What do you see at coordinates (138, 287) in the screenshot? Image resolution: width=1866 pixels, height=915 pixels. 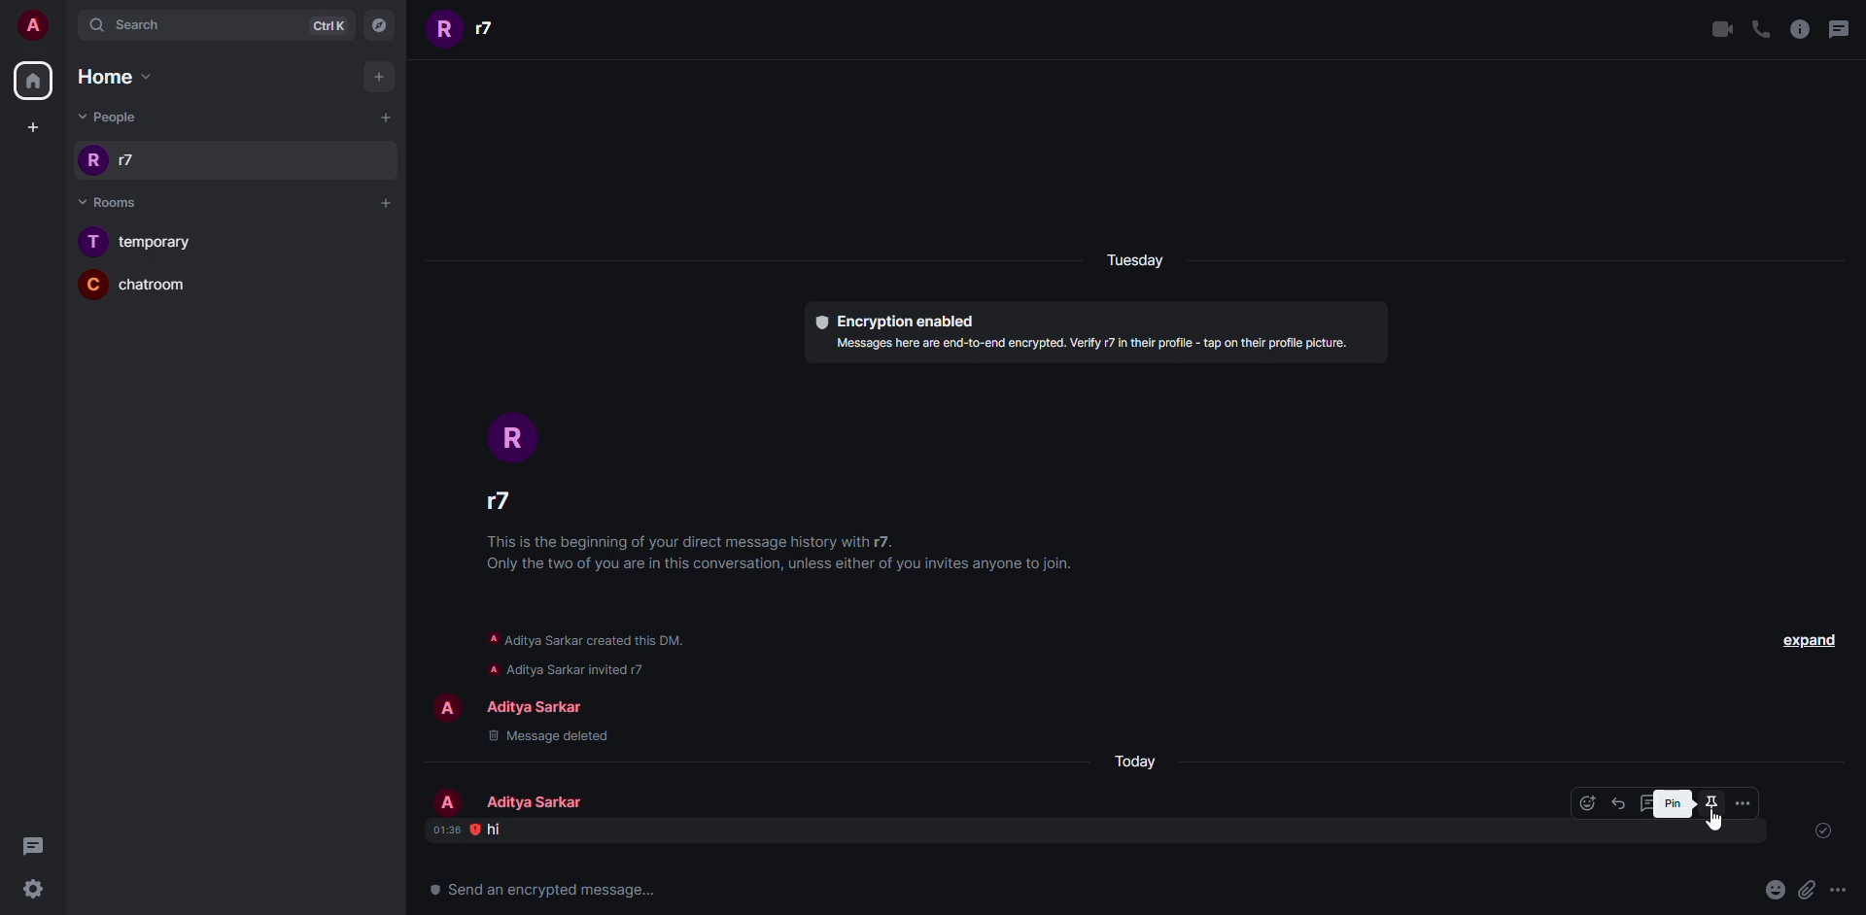 I see `room` at bounding box center [138, 287].